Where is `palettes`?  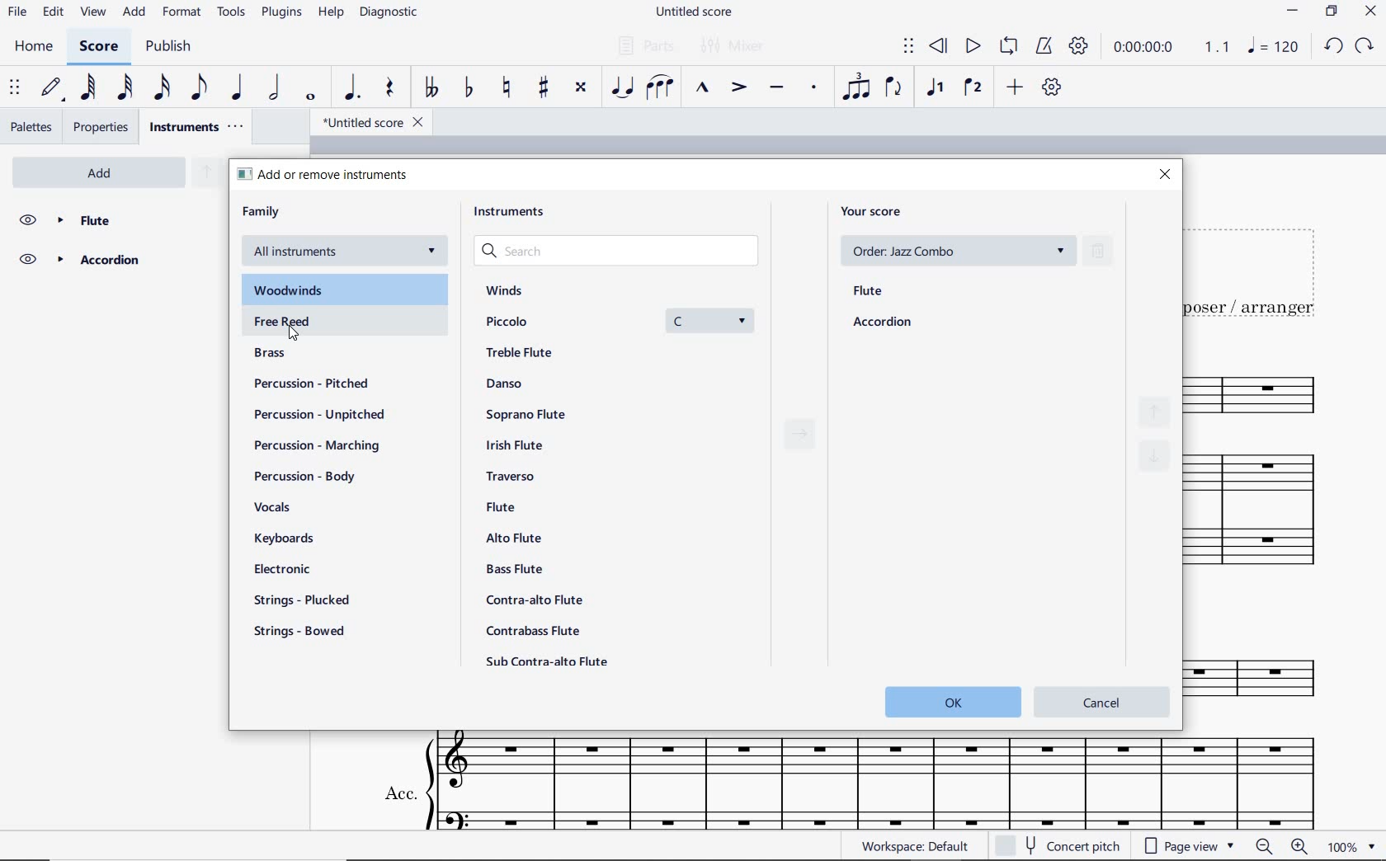
palettes is located at coordinates (31, 127).